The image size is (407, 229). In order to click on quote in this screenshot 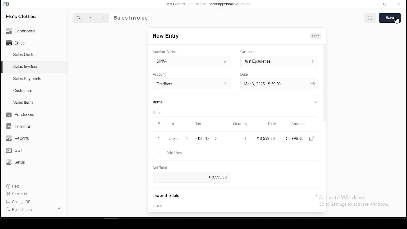, I will do `click(129, 18)`.